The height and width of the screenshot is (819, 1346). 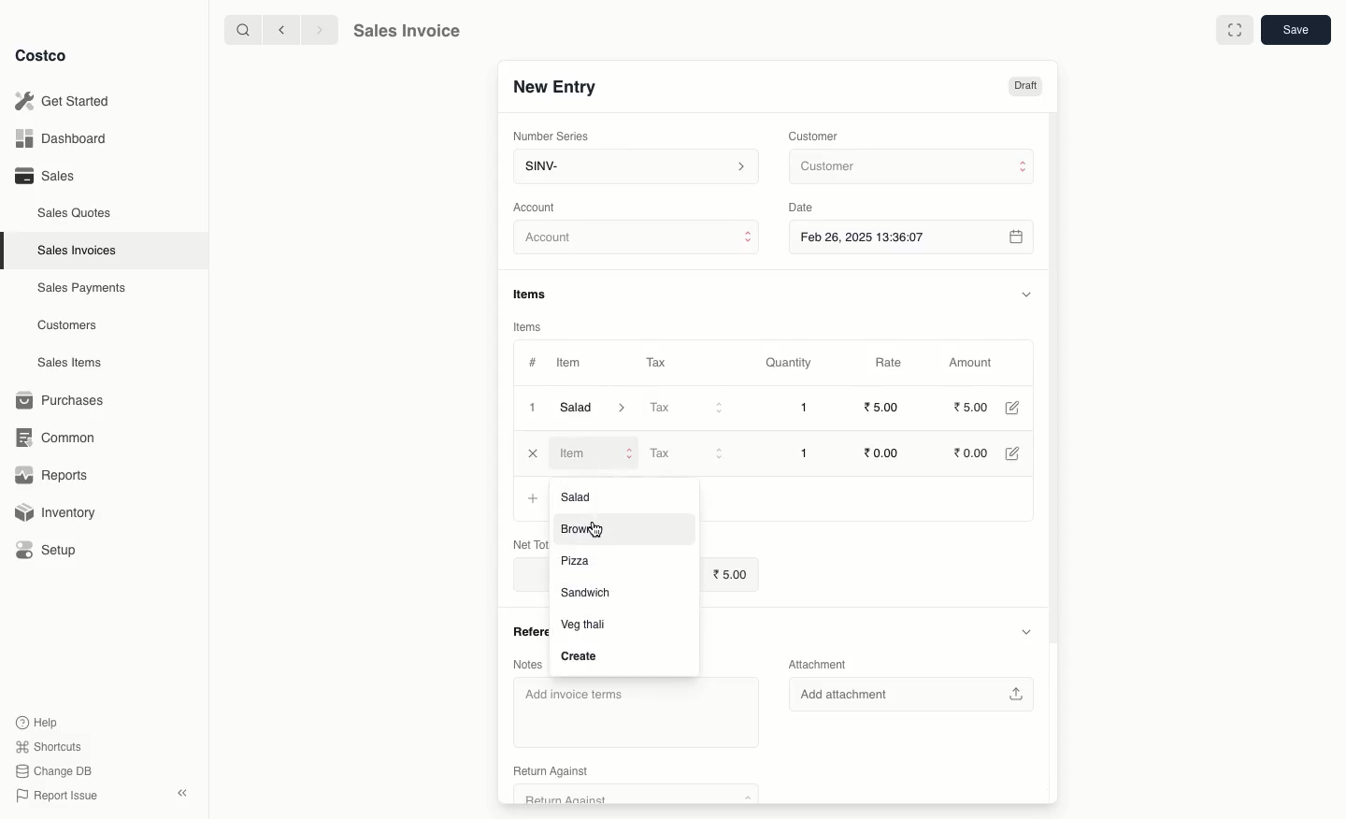 I want to click on 5.00, so click(x=971, y=407).